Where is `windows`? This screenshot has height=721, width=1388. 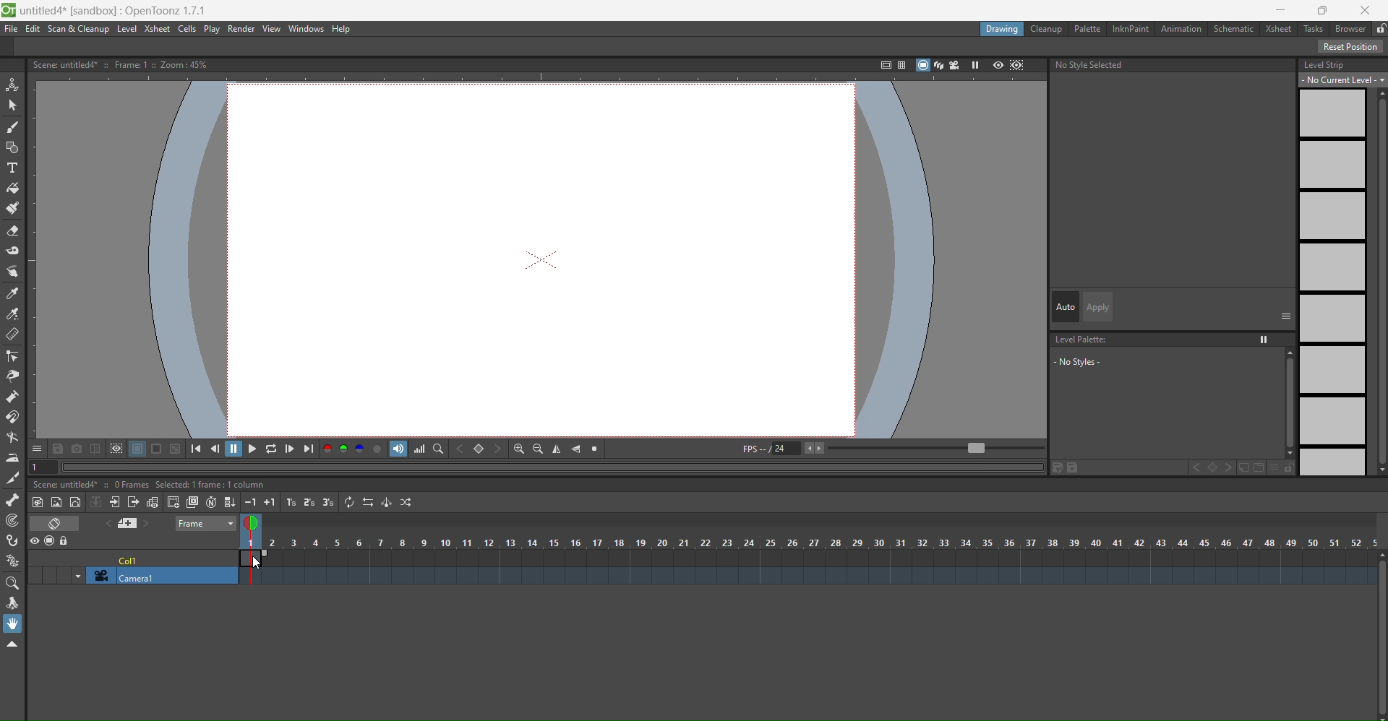 windows is located at coordinates (308, 29).